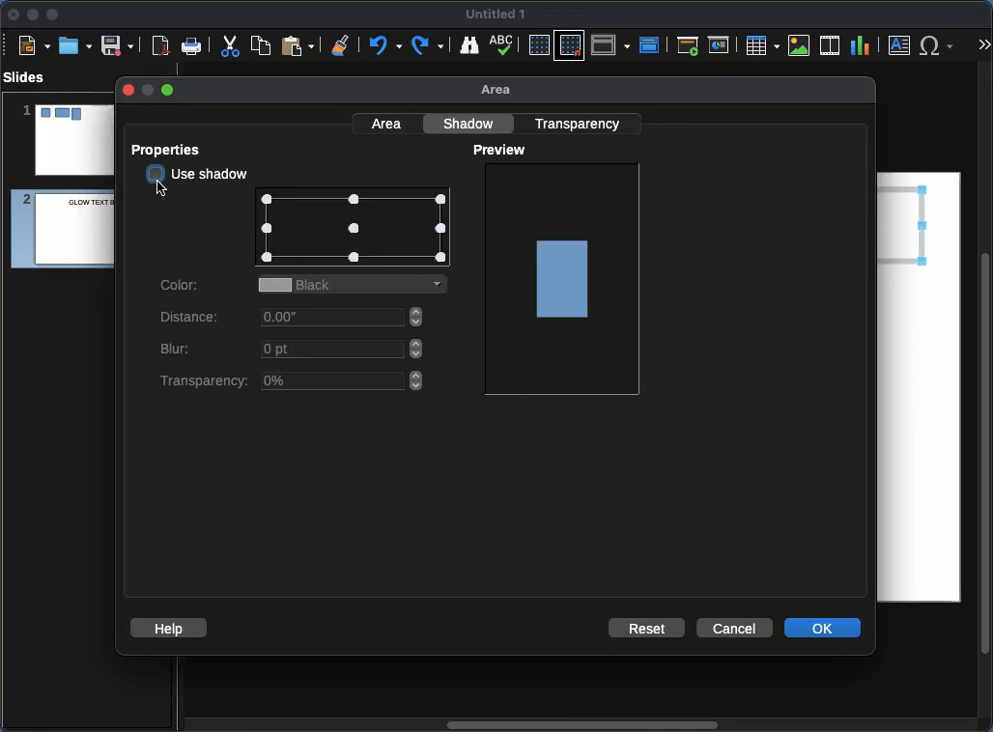 The image size is (993, 732). I want to click on Reset, so click(648, 627).